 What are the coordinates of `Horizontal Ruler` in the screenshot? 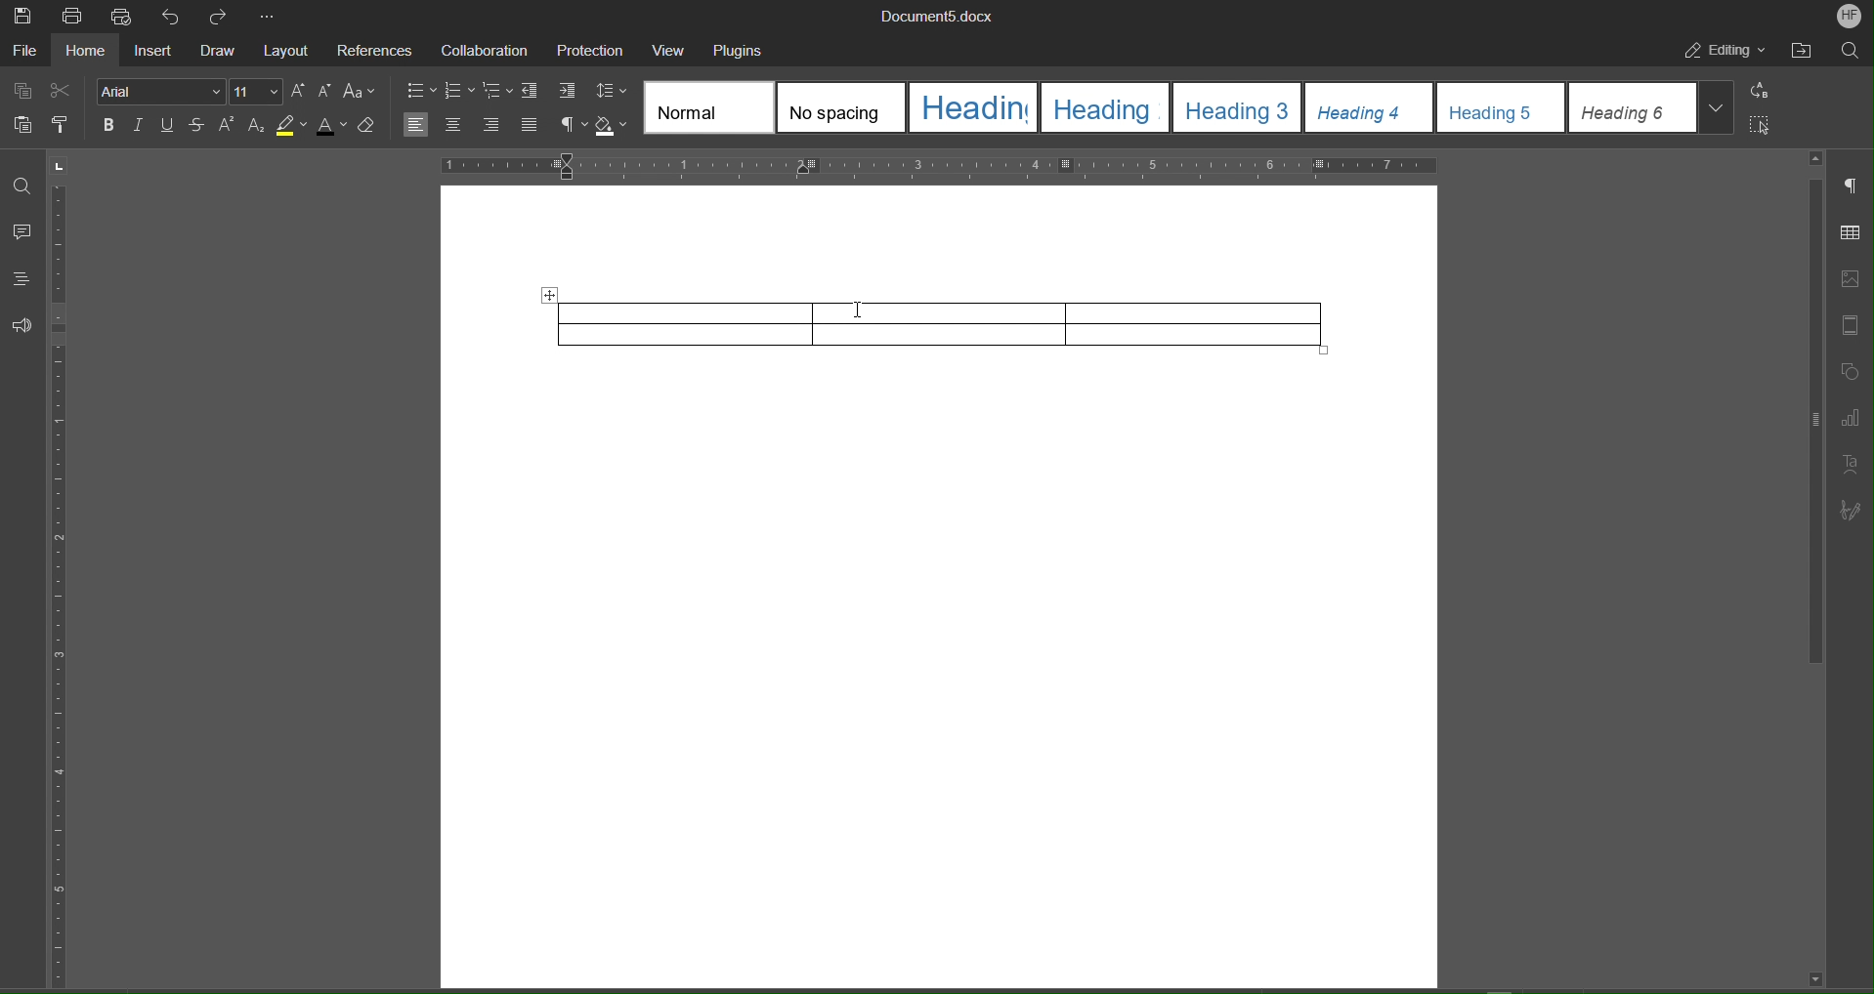 It's located at (938, 165).